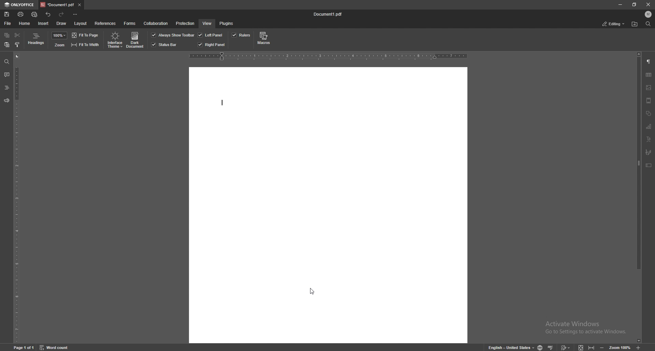 This screenshot has width=655, height=351. What do you see at coordinates (648, 24) in the screenshot?
I see `find` at bounding box center [648, 24].